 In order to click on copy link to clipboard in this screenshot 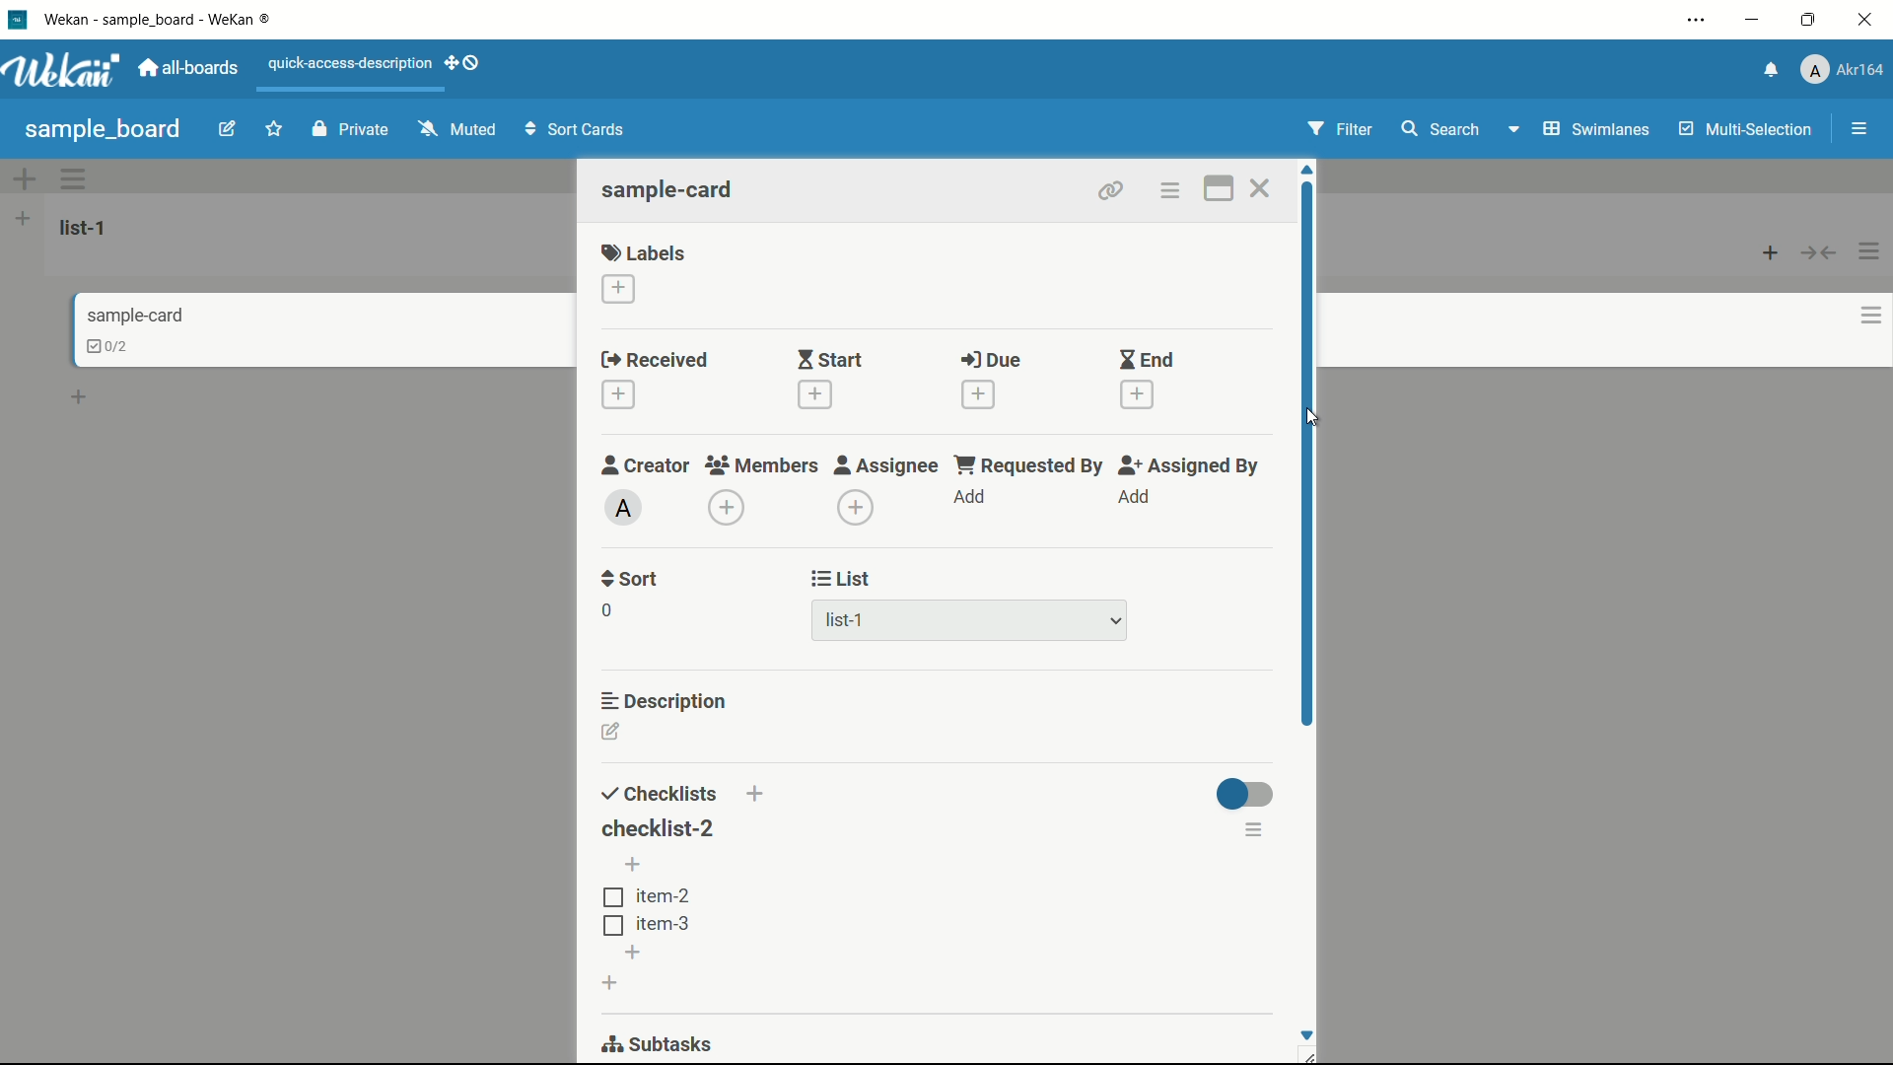, I will do `click(1111, 193)`.